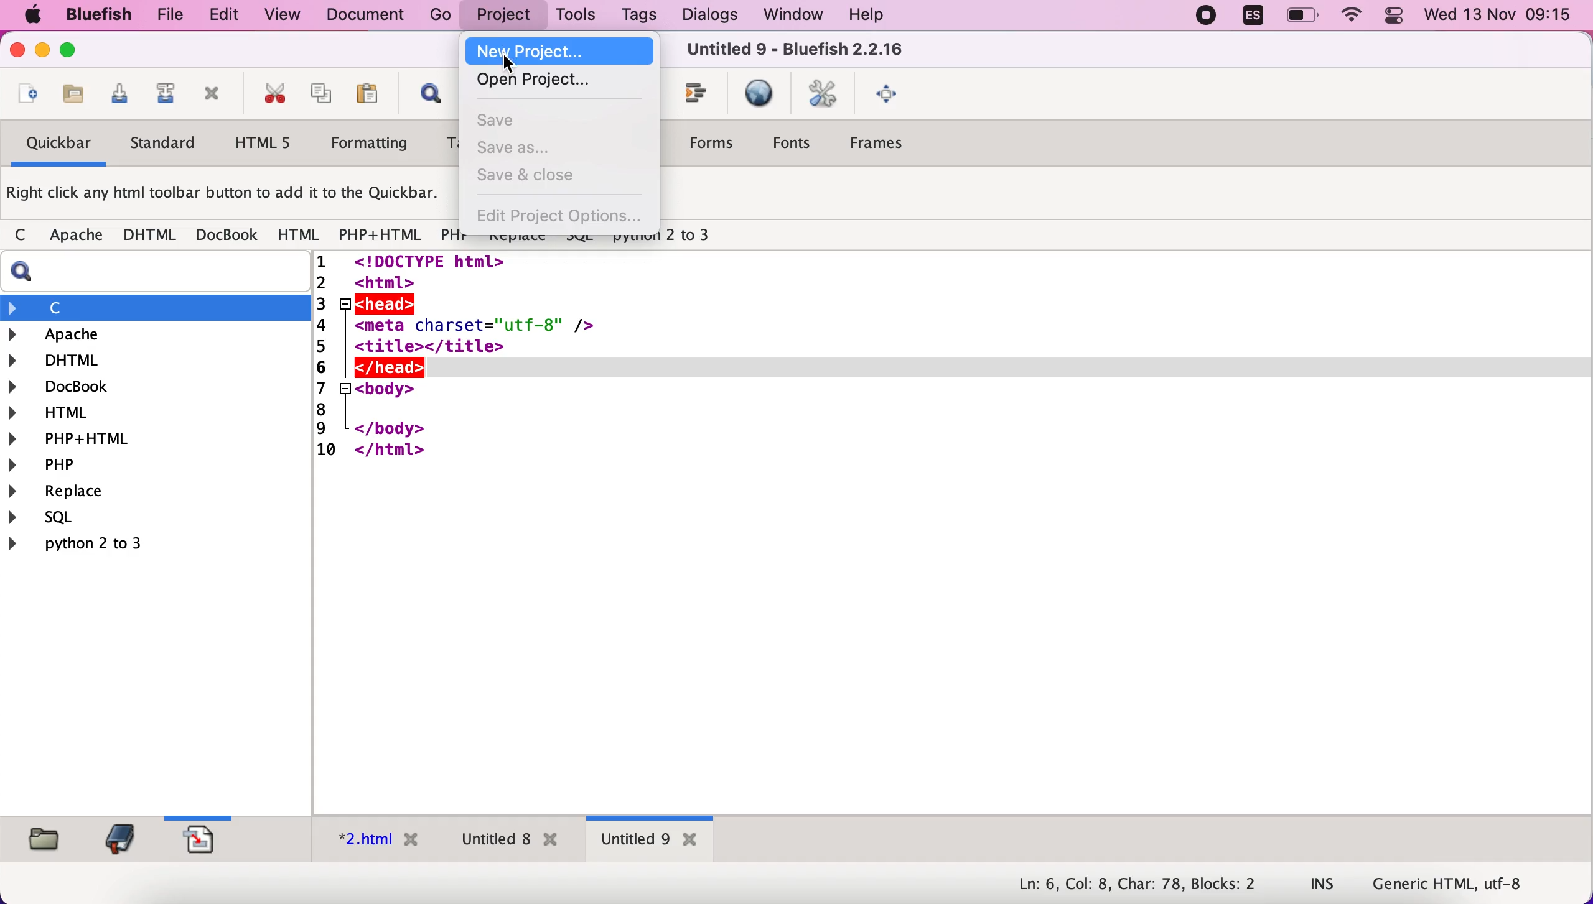 The image size is (1593, 904). What do you see at coordinates (161, 272) in the screenshot?
I see `search` at bounding box center [161, 272].